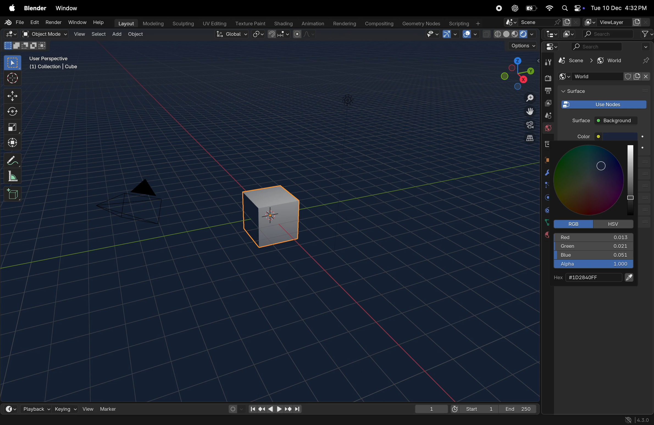 The width and height of the screenshot is (654, 425). I want to click on Window, so click(77, 23).